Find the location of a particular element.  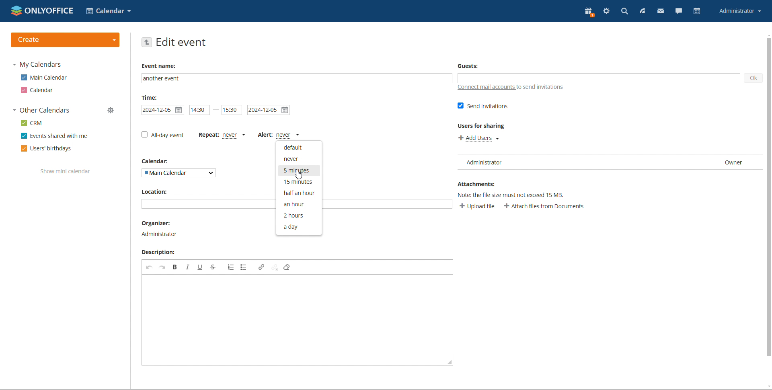

default is located at coordinates (299, 147).